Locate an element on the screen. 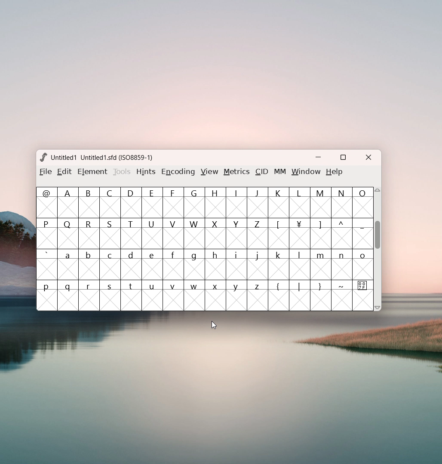 The height and width of the screenshot is (464, 442). G is located at coordinates (195, 202).